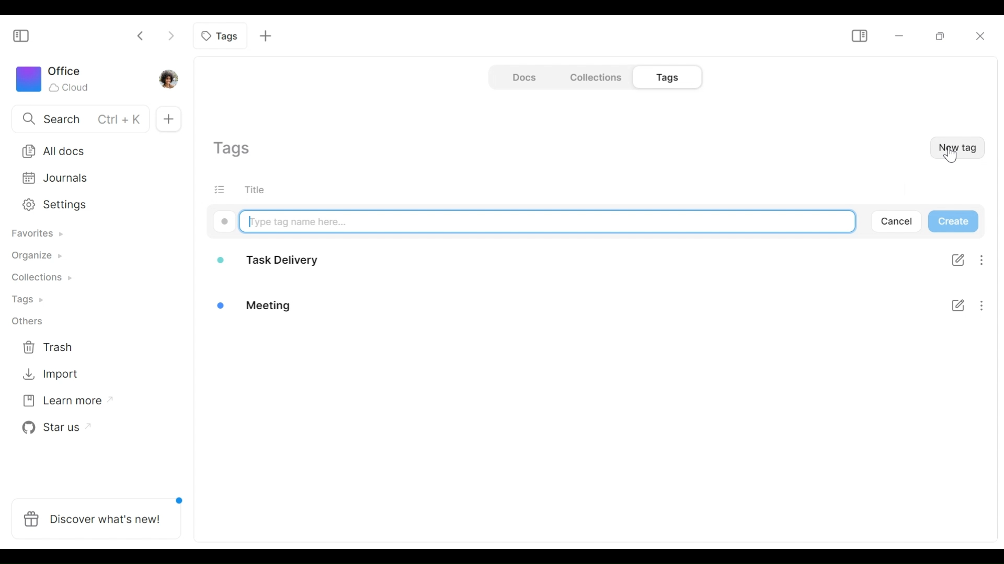 The width and height of the screenshot is (1004, 564). I want to click on Click to go back, so click(142, 36).